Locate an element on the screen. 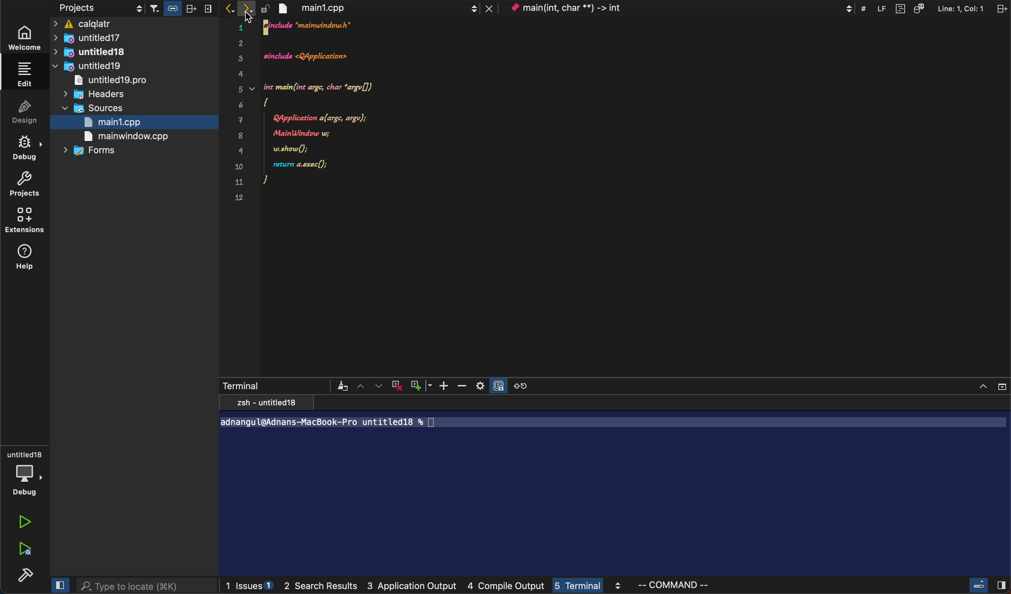 The image size is (1011, 594). build is located at coordinates (25, 574).